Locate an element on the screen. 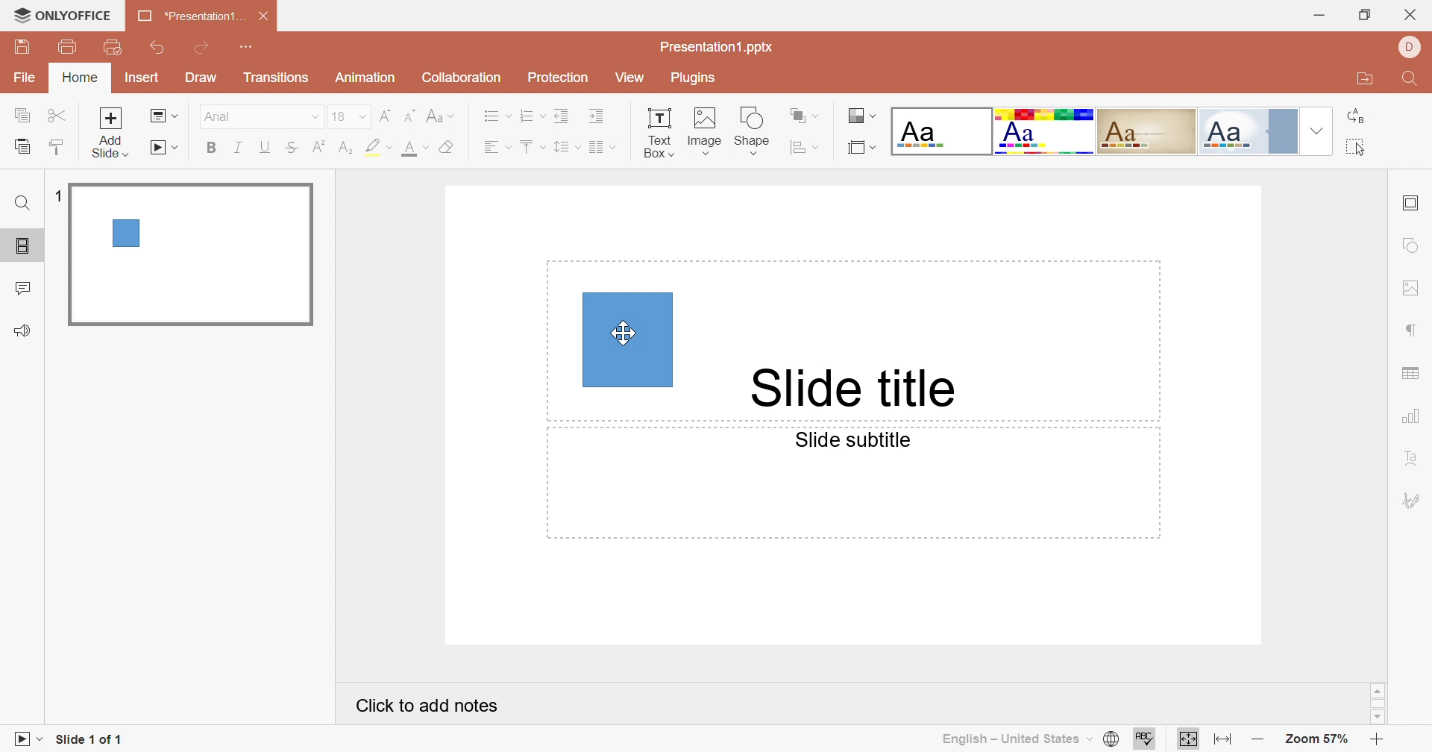 This screenshot has width=1432, height=752. Superscript is located at coordinates (319, 147).